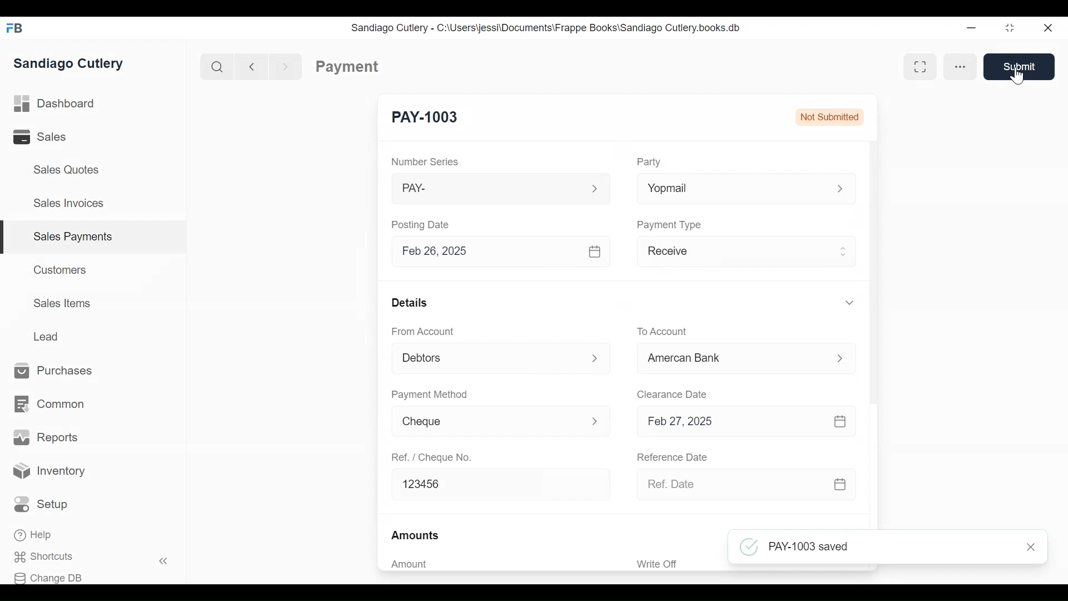 The image size is (1068, 601). What do you see at coordinates (731, 422) in the screenshot?
I see `Feb 27, 2025` at bounding box center [731, 422].